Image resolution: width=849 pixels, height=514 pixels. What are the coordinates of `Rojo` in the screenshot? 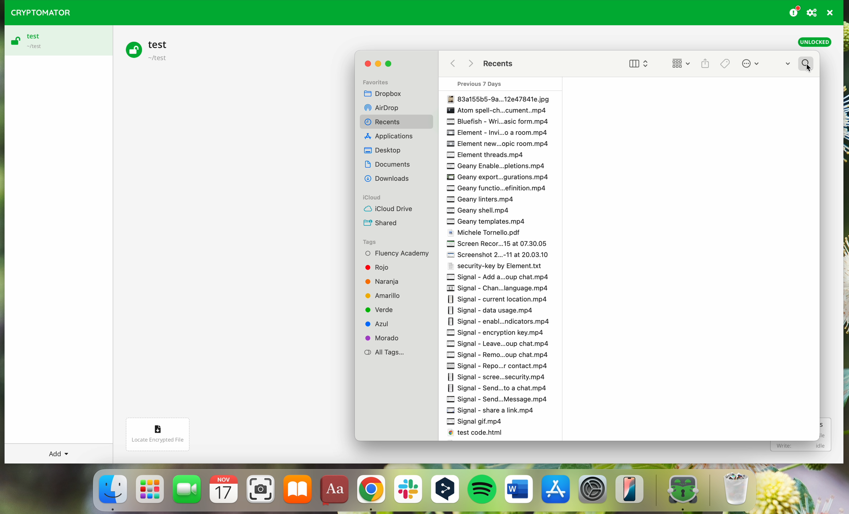 It's located at (378, 266).